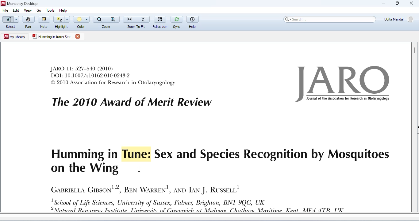 The image size is (419, 221). I want to click on help, so click(65, 9).